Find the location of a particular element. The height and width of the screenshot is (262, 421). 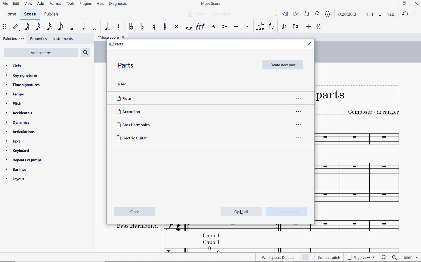

CREATE NEW PART is located at coordinates (283, 64).